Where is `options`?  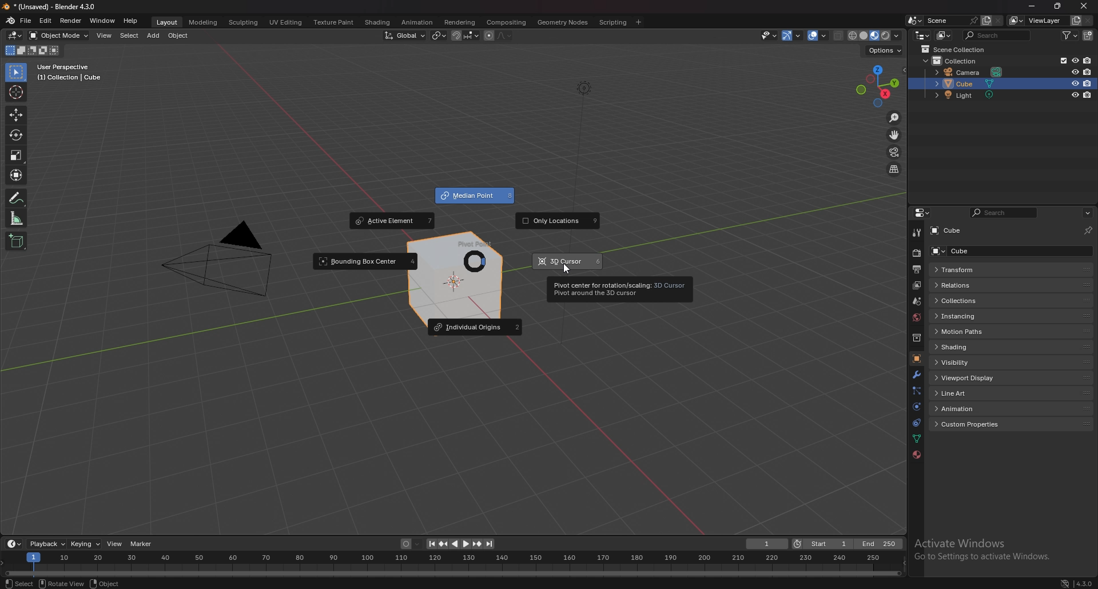
options is located at coordinates (885, 51).